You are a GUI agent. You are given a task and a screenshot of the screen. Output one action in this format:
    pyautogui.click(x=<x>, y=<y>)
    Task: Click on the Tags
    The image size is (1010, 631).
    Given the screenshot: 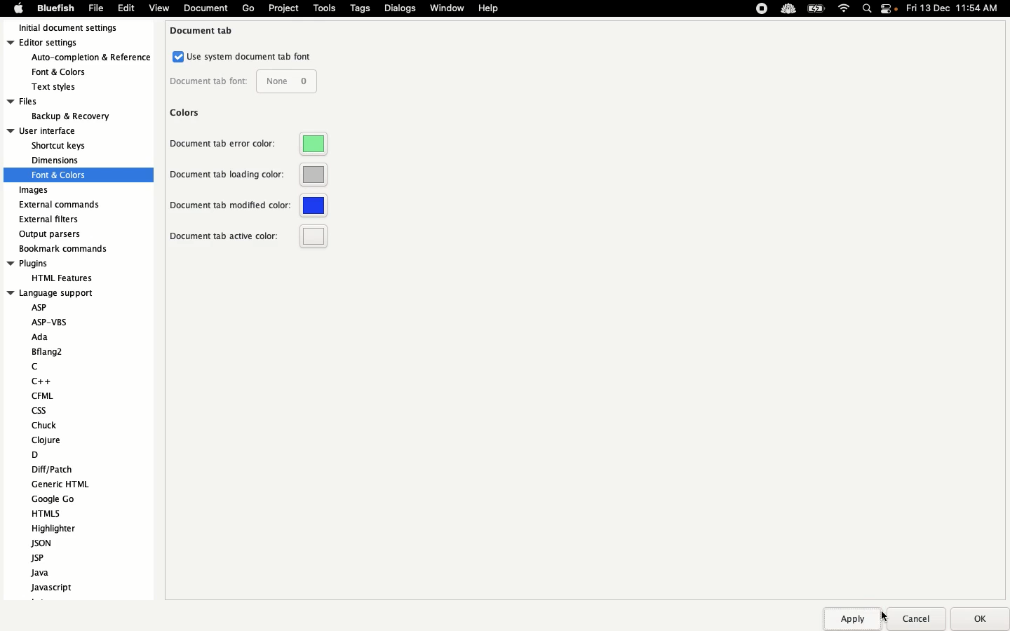 What is the action you would take?
    pyautogui.click(x=361, y=8)
    